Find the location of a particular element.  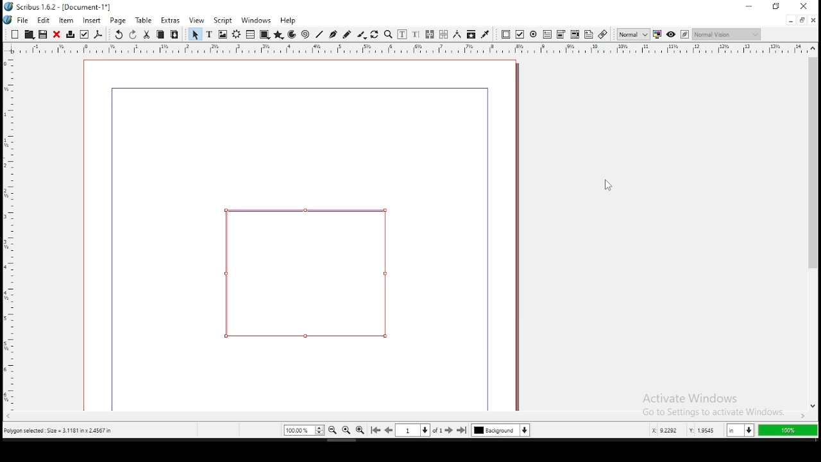

edit in preview mode is located at coordinates (684, 34).